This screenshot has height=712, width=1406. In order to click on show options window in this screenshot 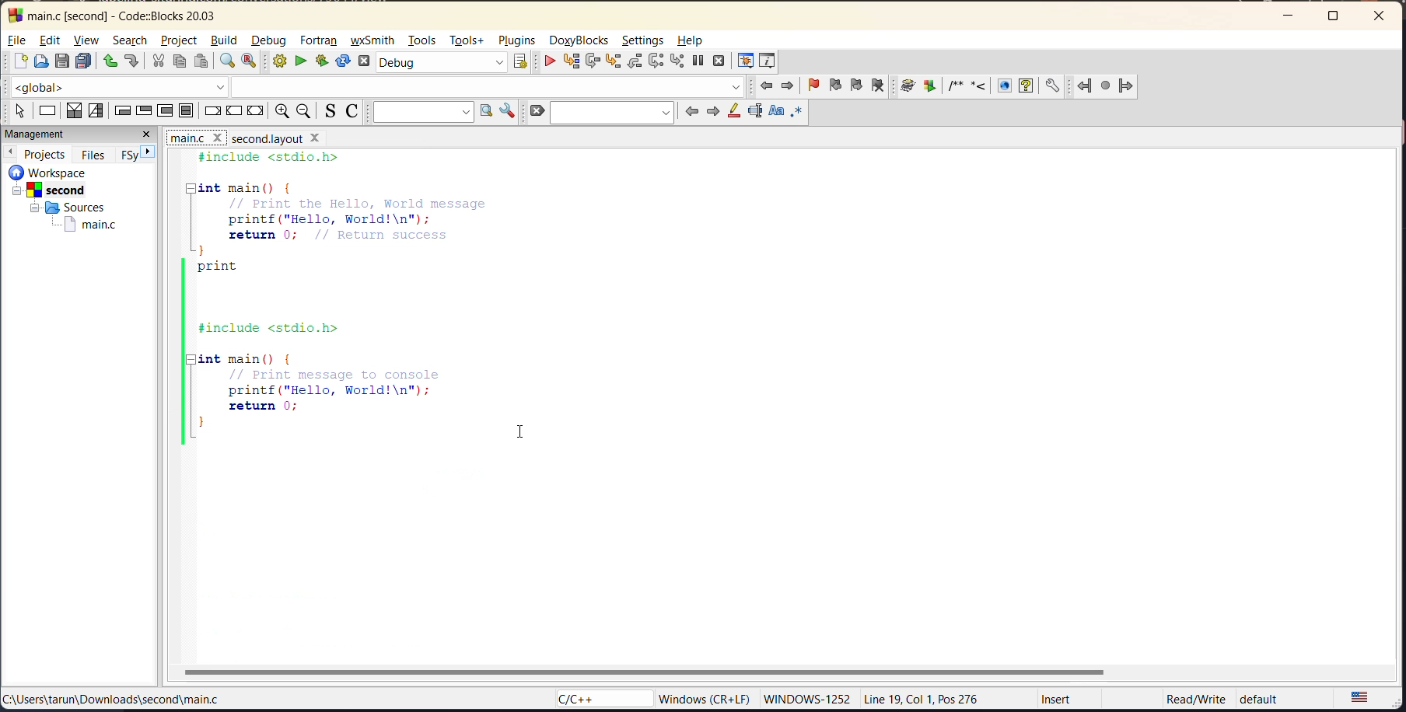, I will do `click(507, 113)`.